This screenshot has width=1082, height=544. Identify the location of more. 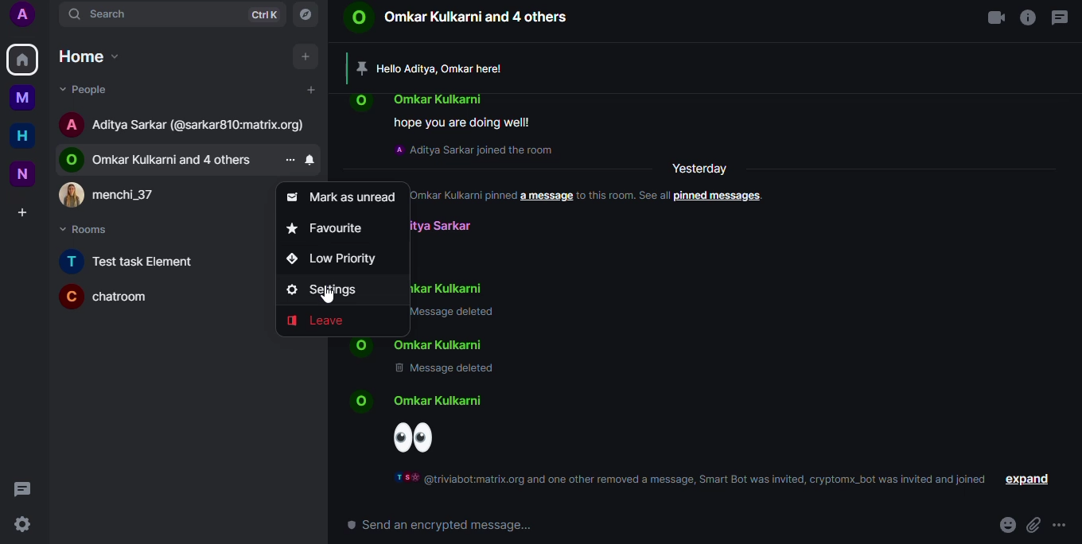
(290, 160).